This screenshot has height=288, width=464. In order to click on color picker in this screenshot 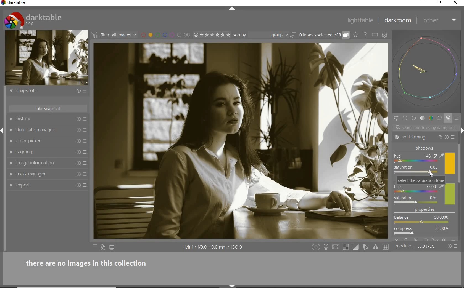, I will do `click(45, 141)`.